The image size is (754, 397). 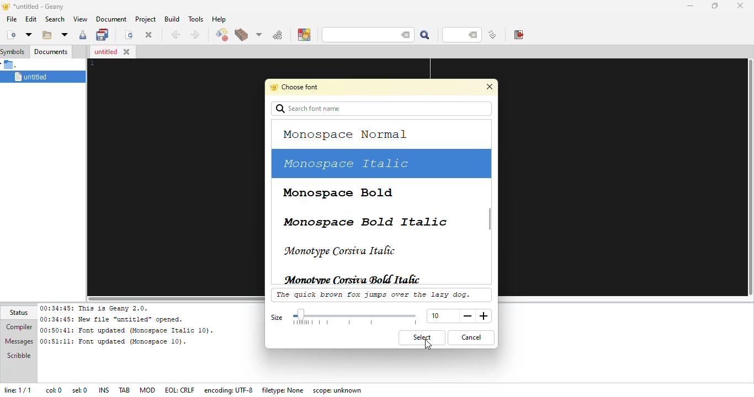 I want to click on less, so click(x=468, y=316).